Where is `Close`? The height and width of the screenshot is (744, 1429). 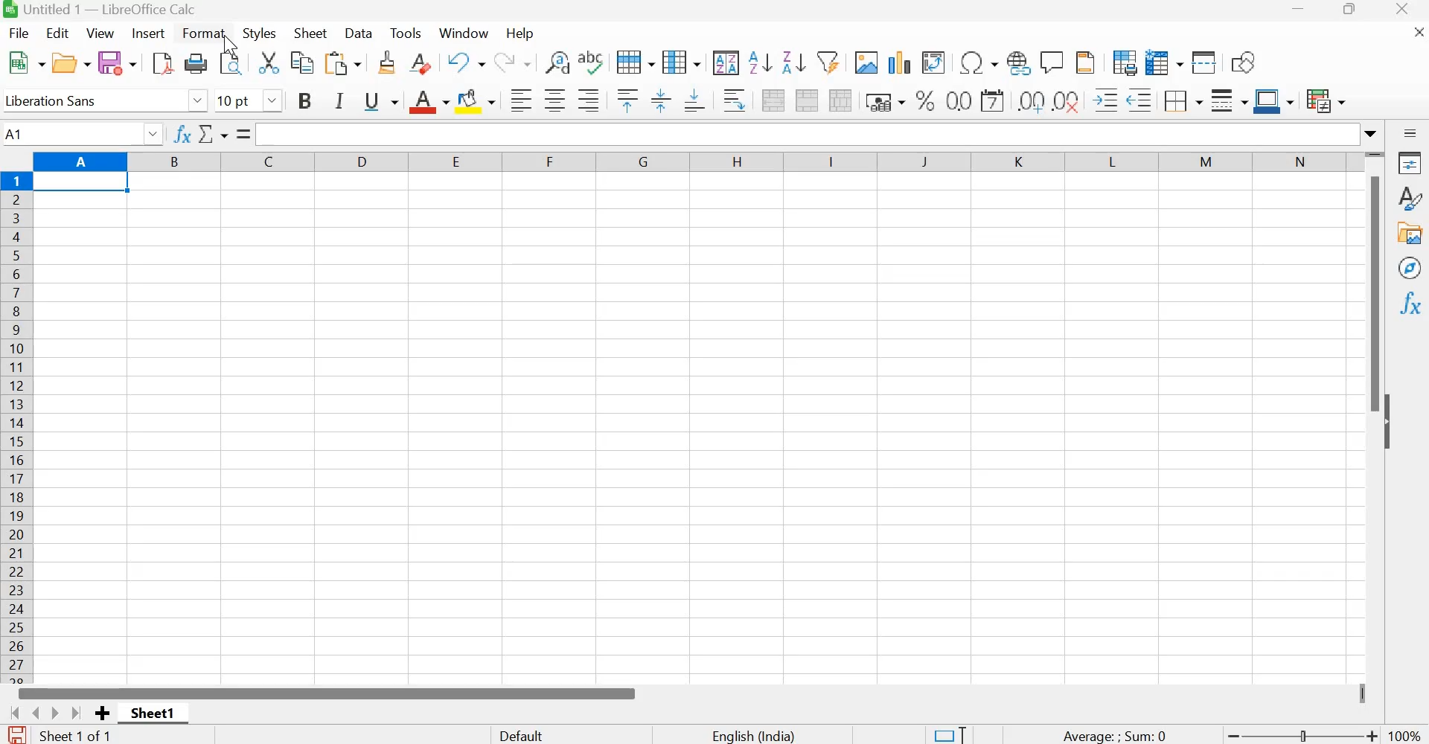 Close is located at coordinates (1404, 10).